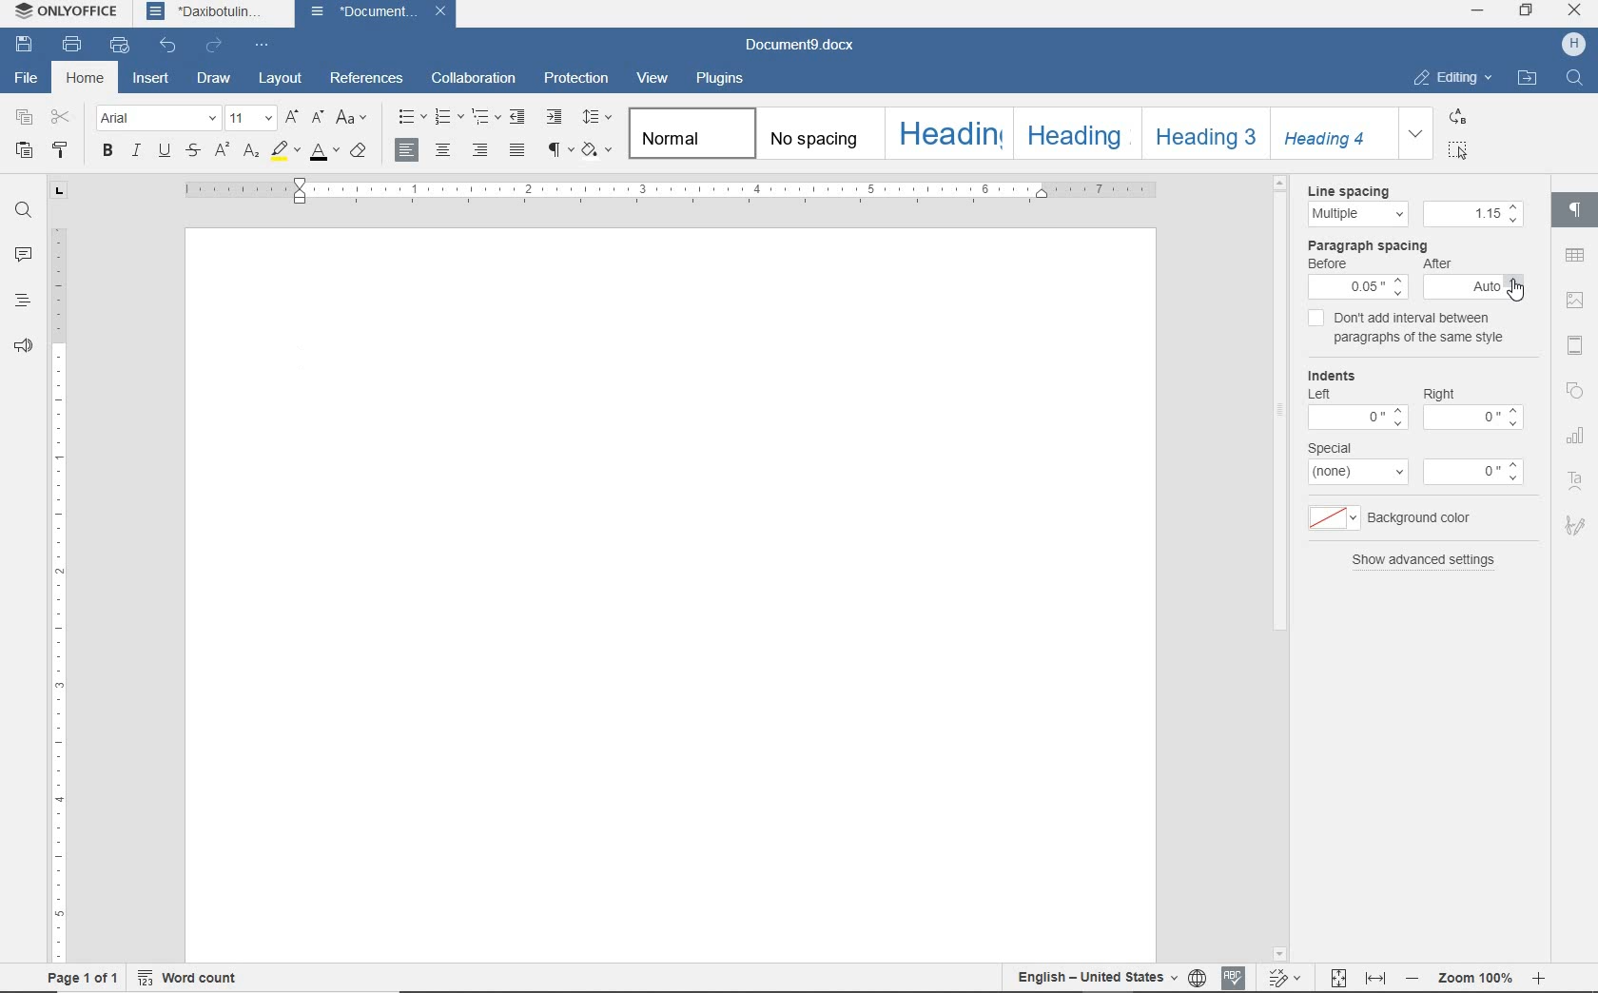 Image resolution: width=1598 pixels, height=993 pixels. What do you see at coordinates (1458, 117) in the screenshot?
I see `REPLACE` at bounding box center [1458, 117].